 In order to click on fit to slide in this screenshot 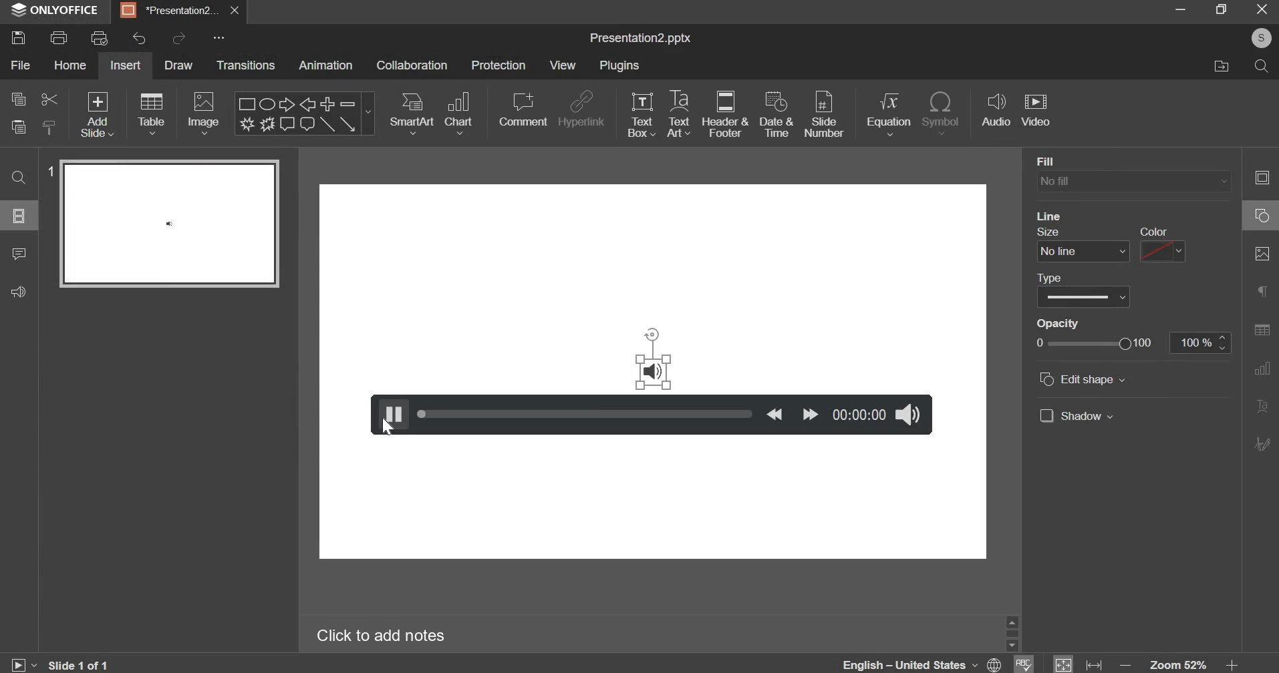, I will do `click(1062, 663)`.